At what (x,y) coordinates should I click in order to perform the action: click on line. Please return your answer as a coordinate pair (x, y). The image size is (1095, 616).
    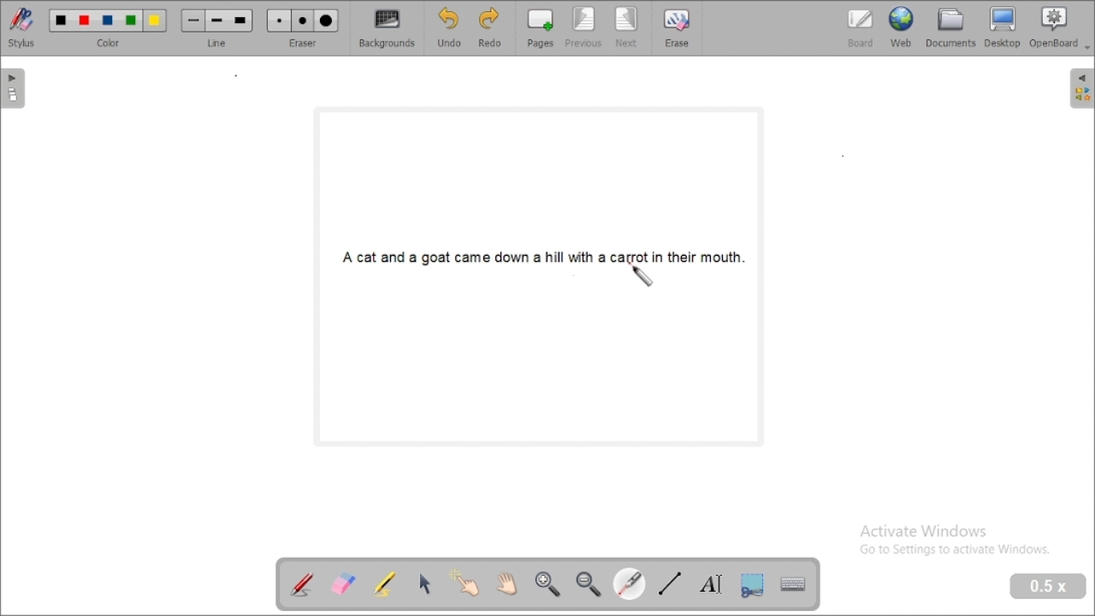
    Looking at the image, I should click on (216, 29).